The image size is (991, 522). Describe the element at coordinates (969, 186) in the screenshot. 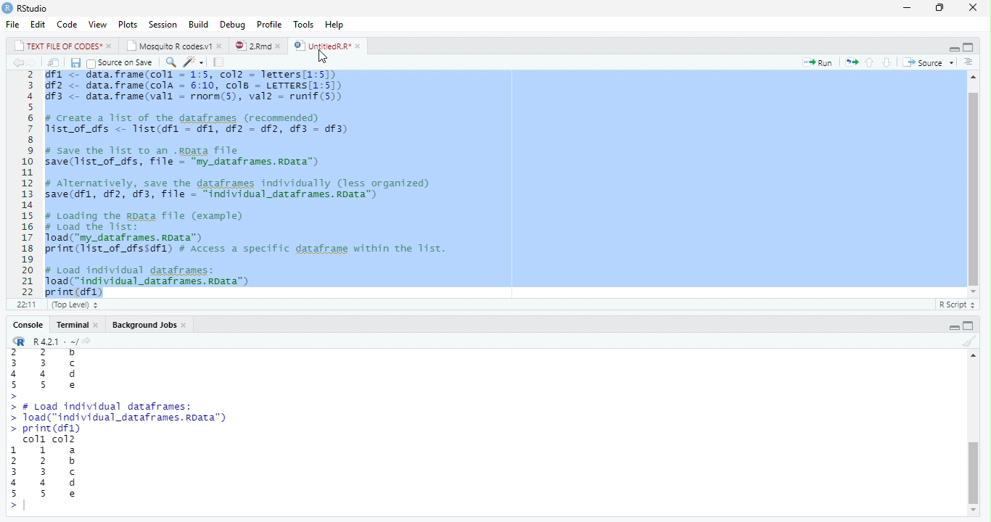

I see `vertical scroll bar` at that location.